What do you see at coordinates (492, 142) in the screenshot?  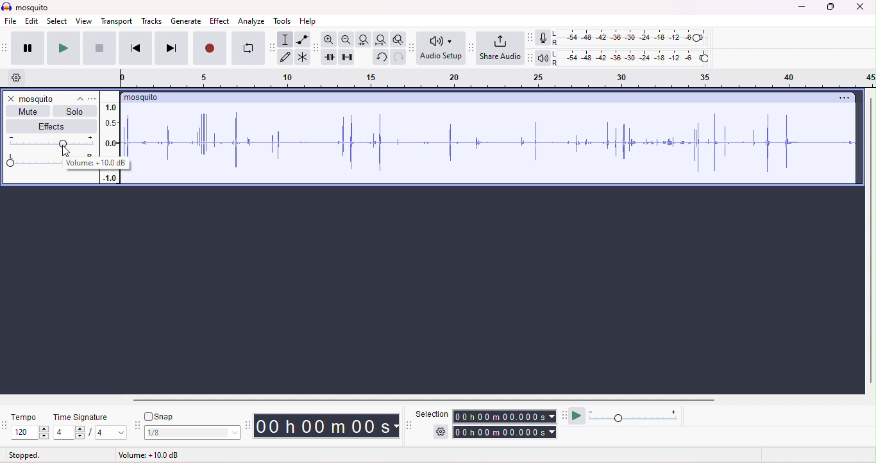 I see `waveform` at bounding box center [492, 142].